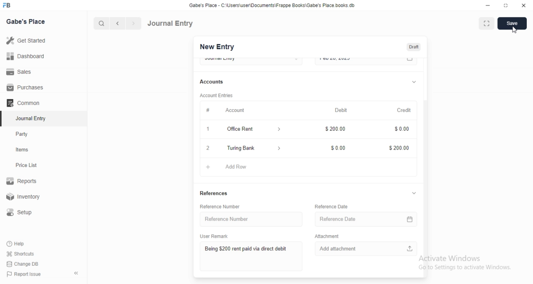  Describe the element at coordinates (225, 207) in the screenshot. I see `Reference Number` at that location.